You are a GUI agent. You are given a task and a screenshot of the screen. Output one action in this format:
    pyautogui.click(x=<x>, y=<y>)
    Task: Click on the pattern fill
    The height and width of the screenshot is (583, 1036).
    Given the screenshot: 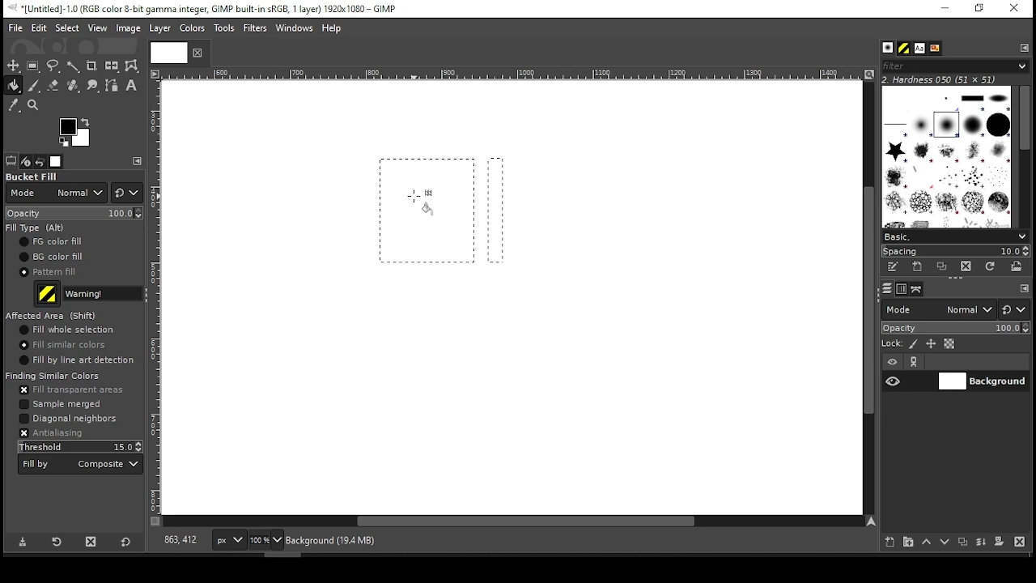 What is the action you would take?
    pyautogui.click(x=48, y=271)
    